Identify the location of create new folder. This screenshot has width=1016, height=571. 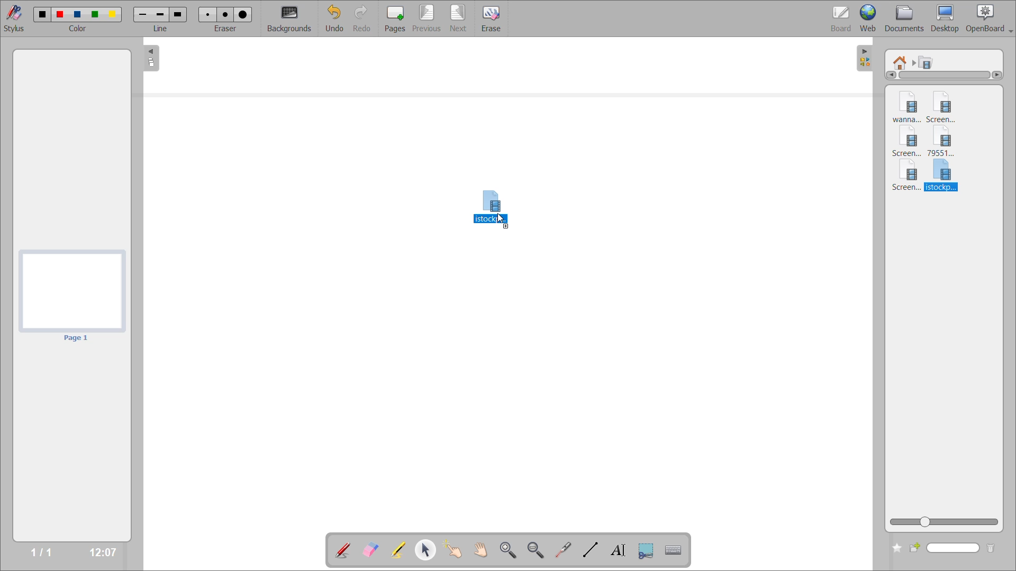
(895, 549).